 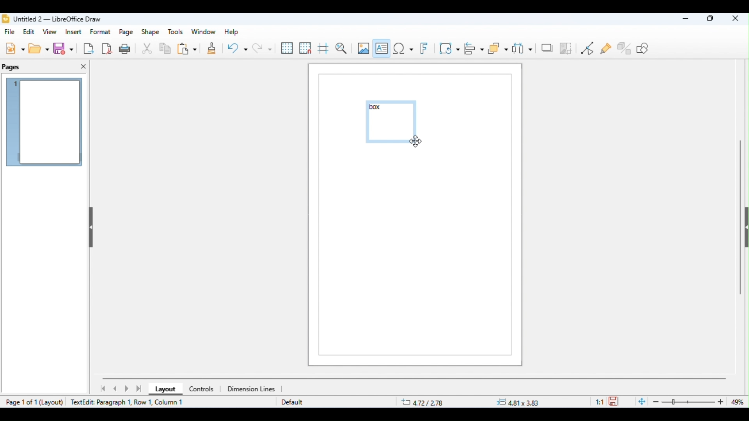 I want to click on position and size, so click(x=471, y=402).